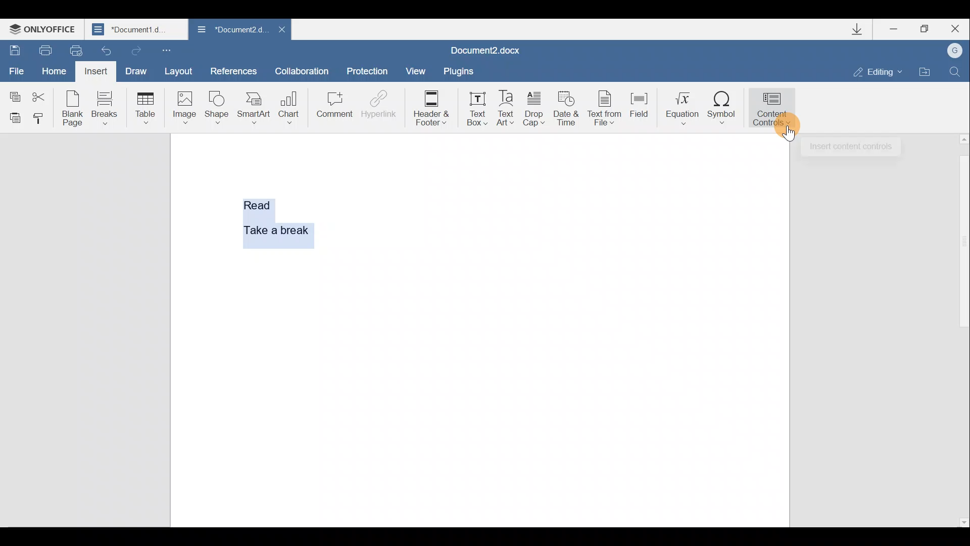 This screenshot has height=546, width=970. What do you see at coordinates (477, 108) in the screenshot?
I see `Text box` at bounding box center [477, 108].